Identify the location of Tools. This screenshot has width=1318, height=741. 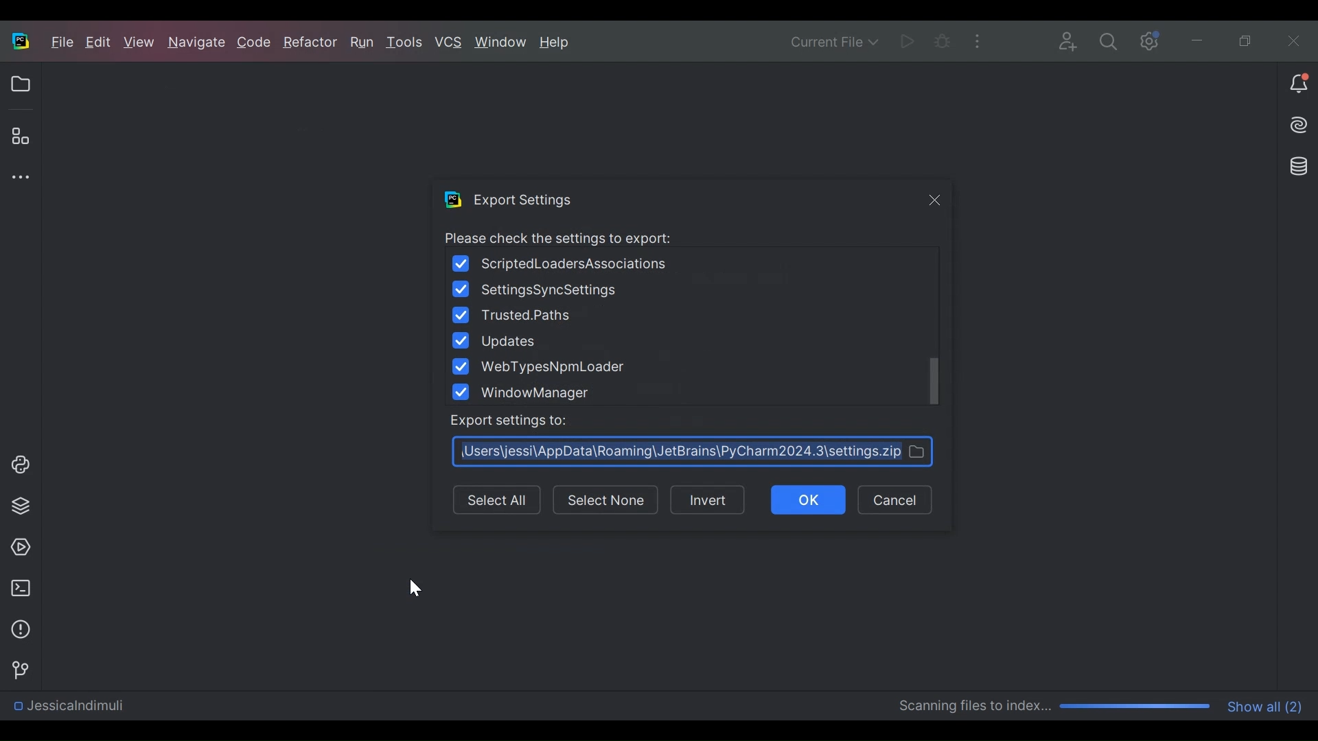
(407, 43).